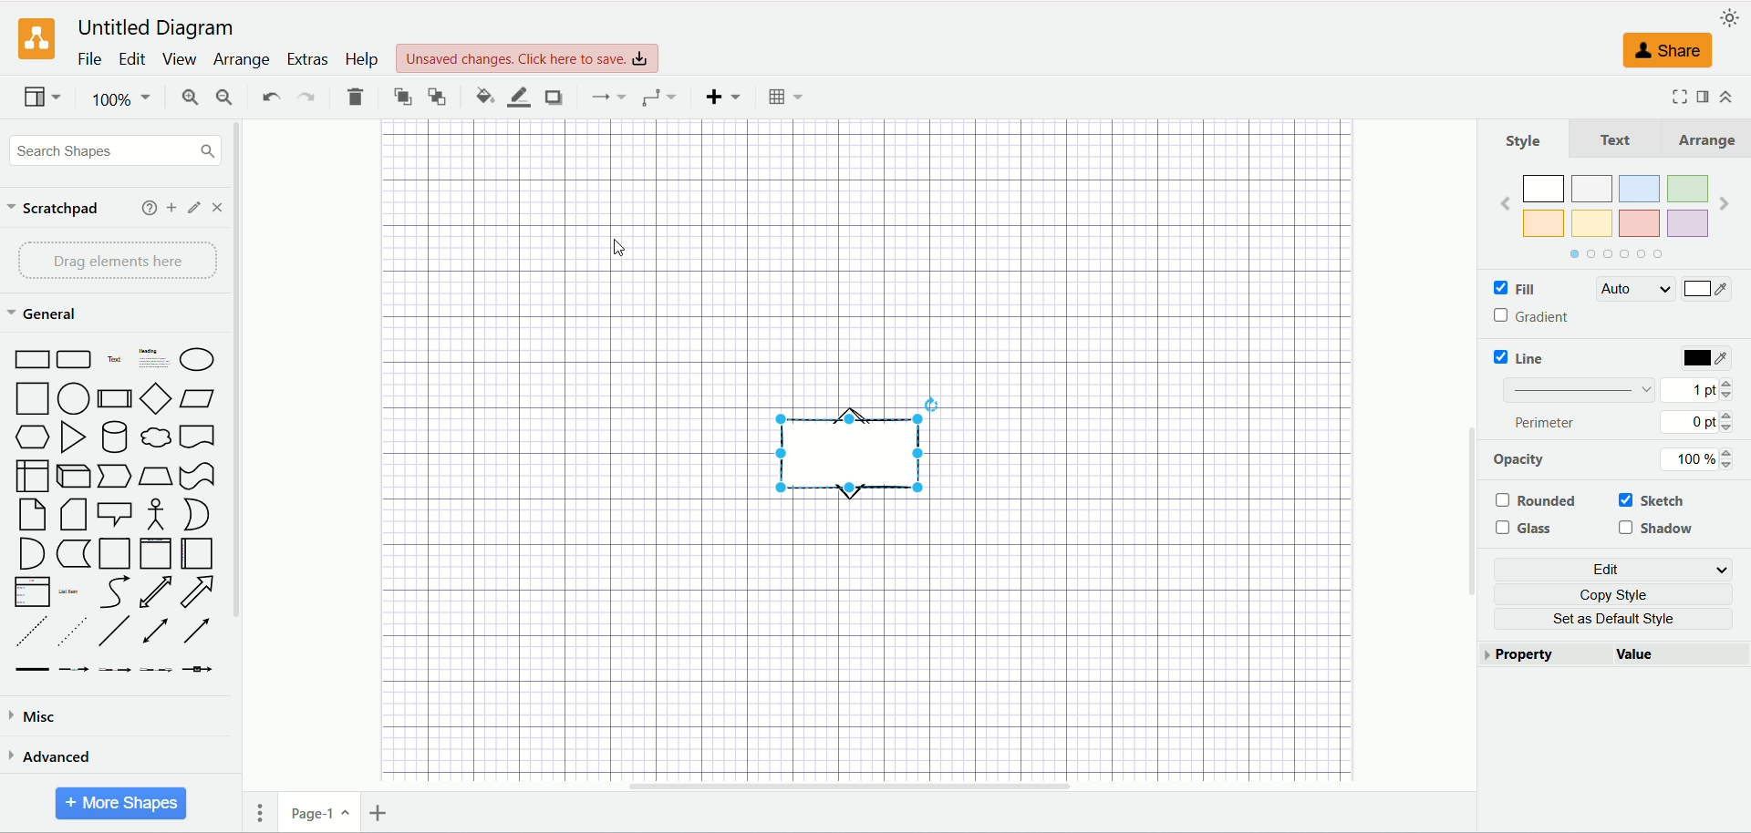 The width and height of the screenshot is (1751, 833). Describe the element at coordinates (33, 436) in the screenshot. I see `Hexagon` at that location.